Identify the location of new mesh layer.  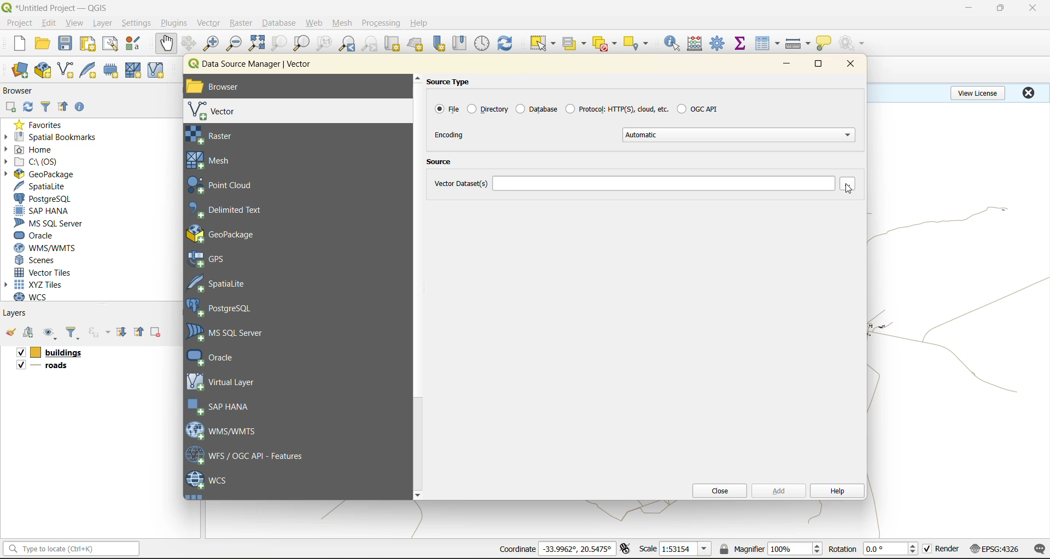
(135, 72).